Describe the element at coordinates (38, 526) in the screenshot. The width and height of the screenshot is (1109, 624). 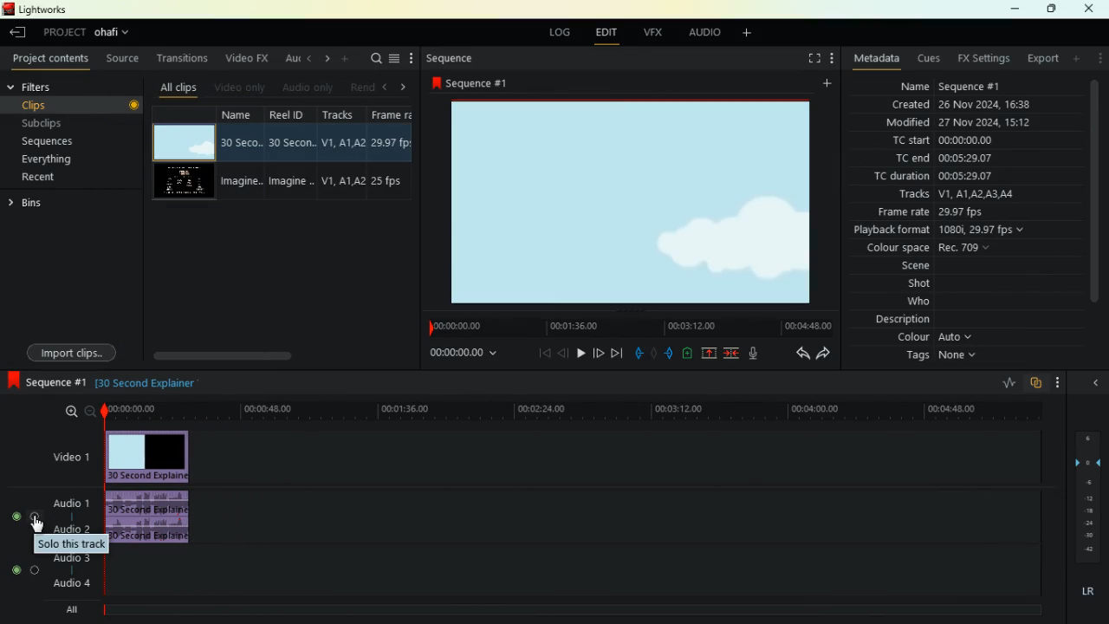
I see `cursor` at that location.